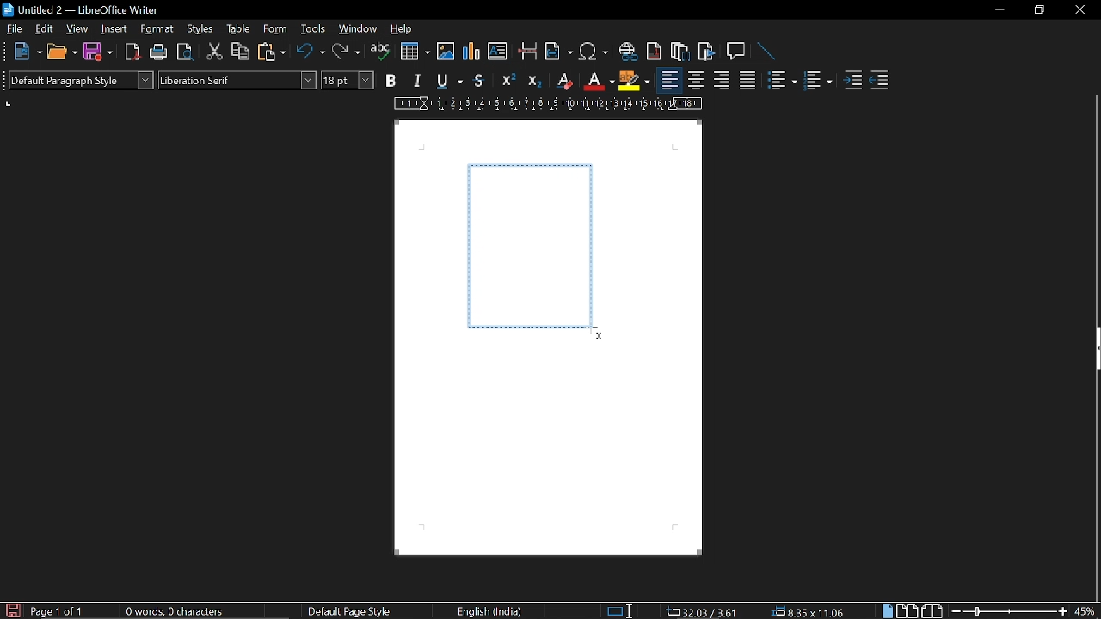  What do you see at coordinates (563, 81) in the screenshot?
I see `eraser` at bounding box center [563, 81].